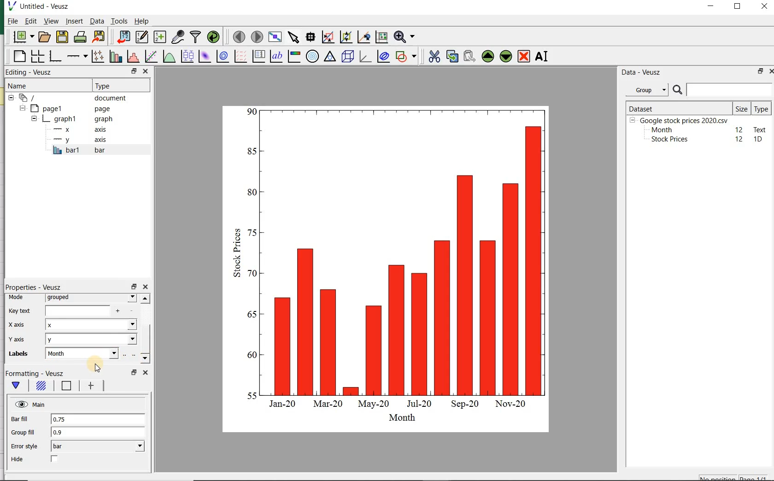 The width and height of the screenshot is (774, 481). I want to click on plot box plots, so click(186, 57).